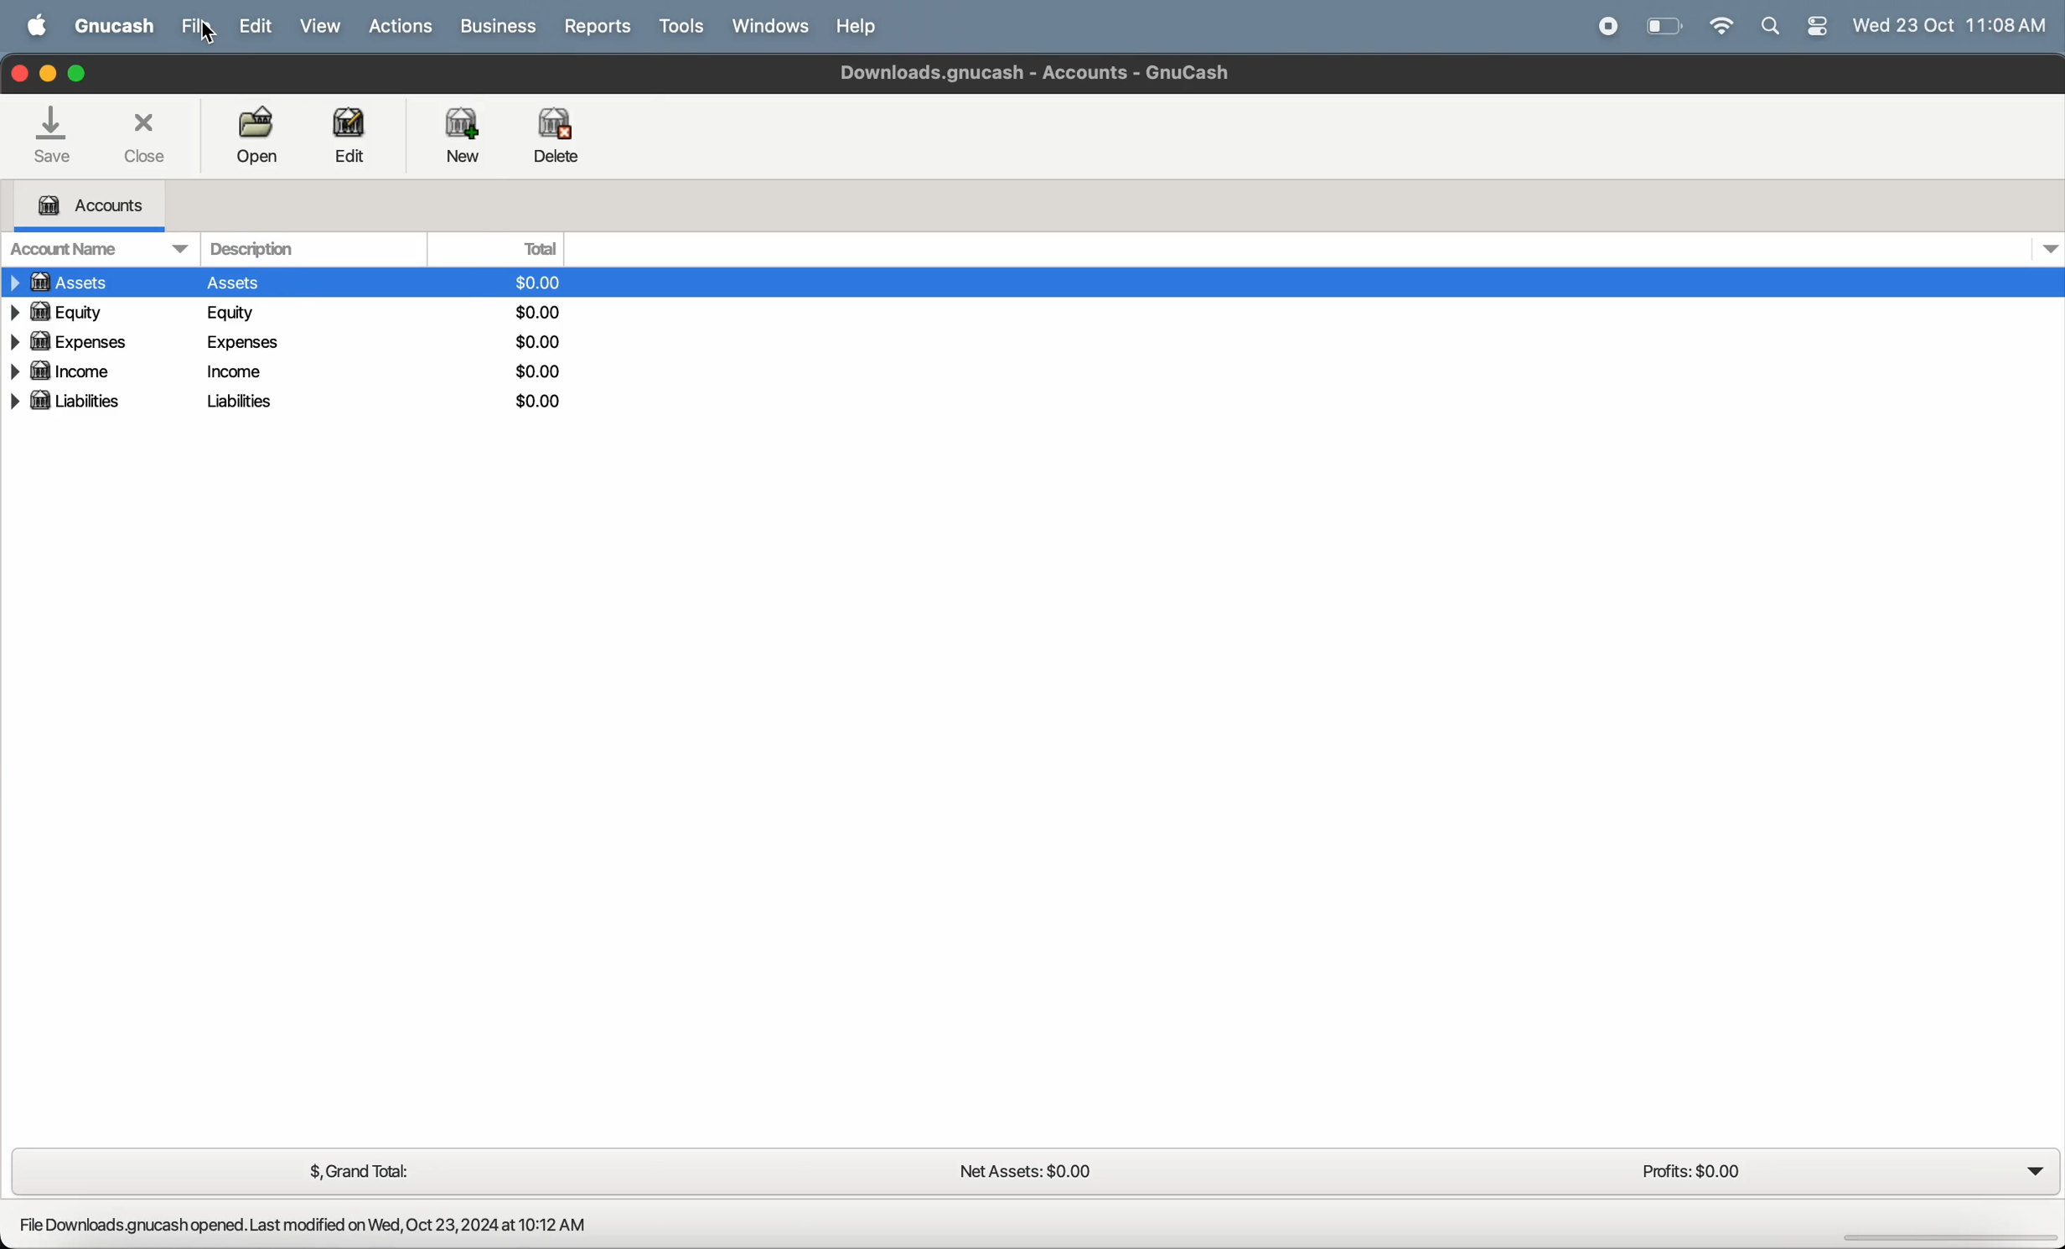 Image resolution: width=2065 pixels, height=1249 pixels. Describe the element at coordinates (394, 27) in the screenshot. I see `actions` at that location.